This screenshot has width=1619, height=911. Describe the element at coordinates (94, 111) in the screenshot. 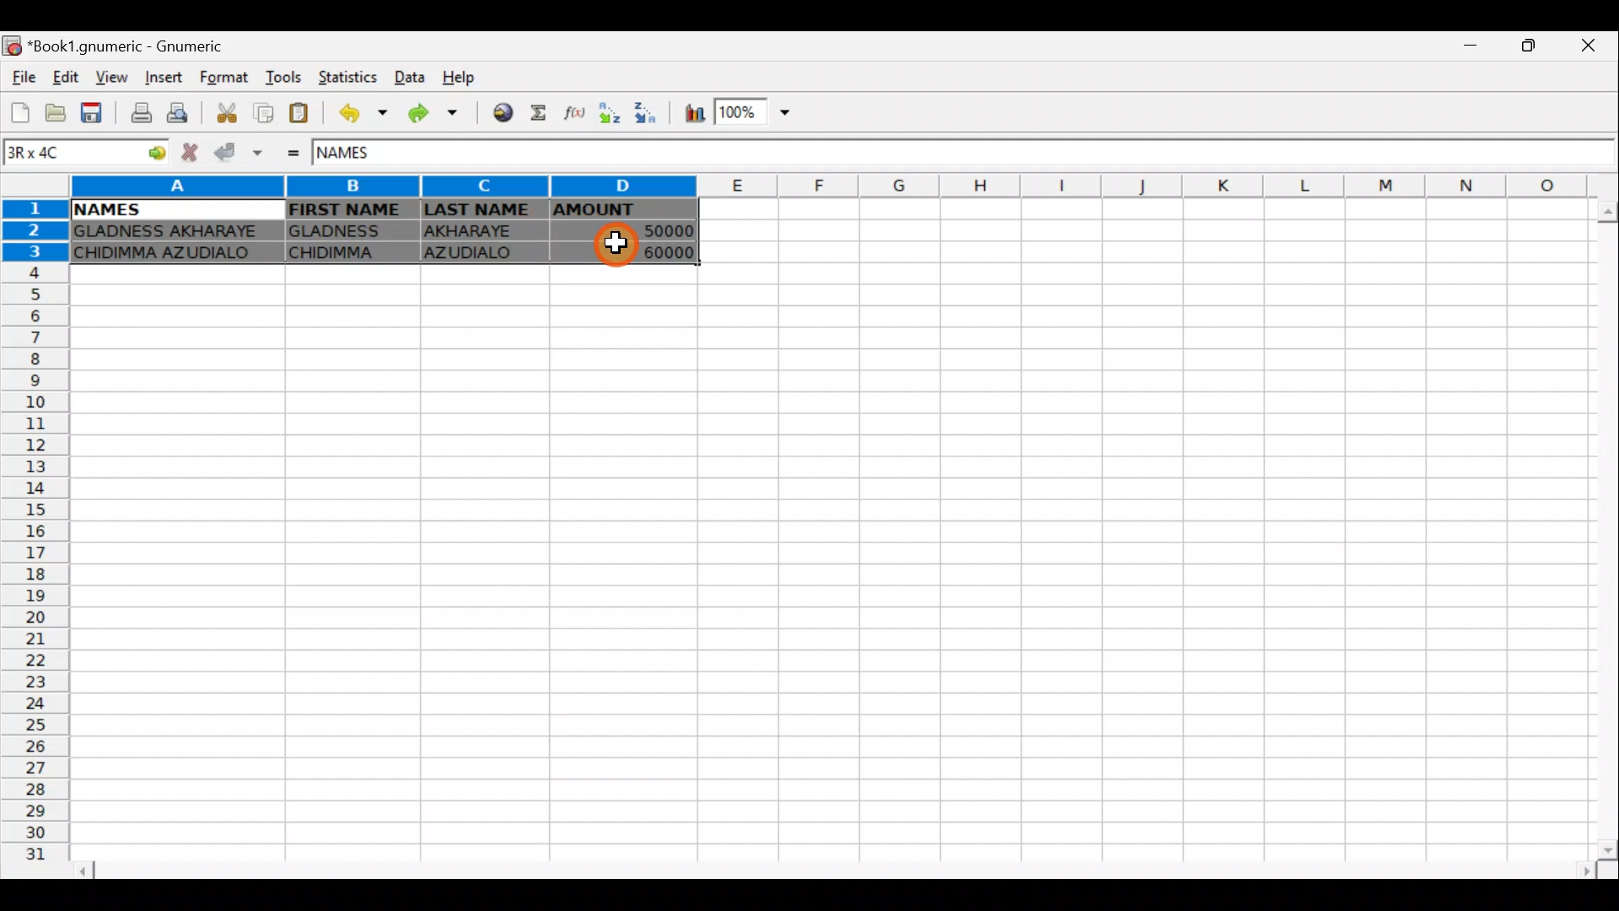

I see `Save current workbook` at that location.